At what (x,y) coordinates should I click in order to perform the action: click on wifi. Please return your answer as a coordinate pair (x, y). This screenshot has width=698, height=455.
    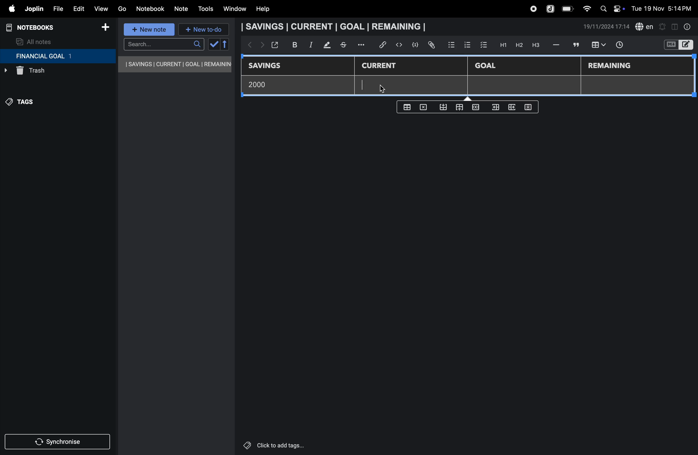
    Looking at the image, I should click on (585, 9).